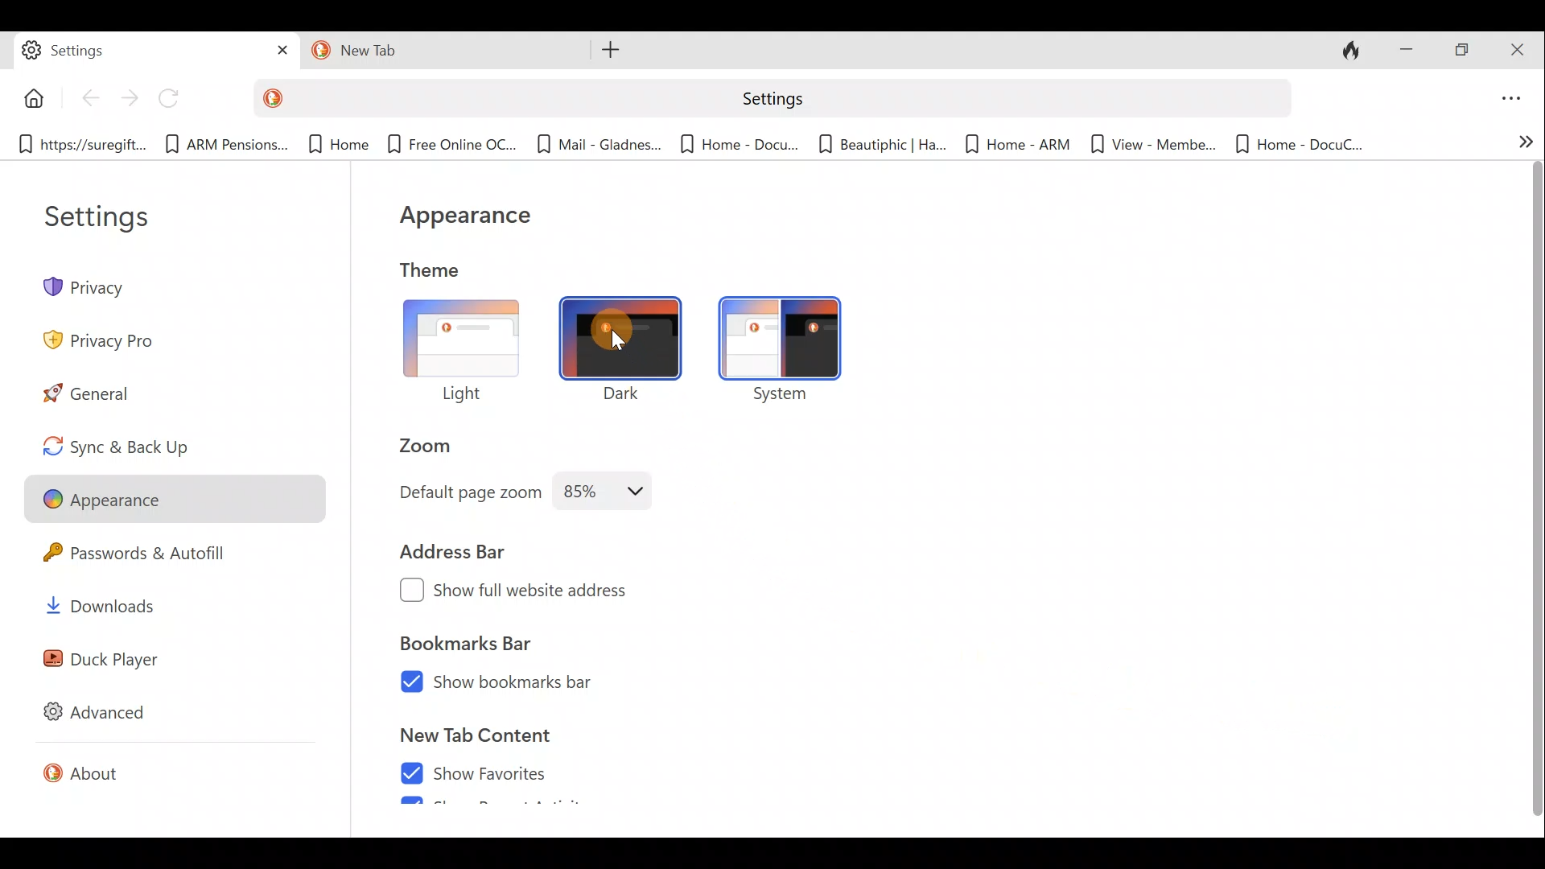  I want to click on , so click(31, 97).